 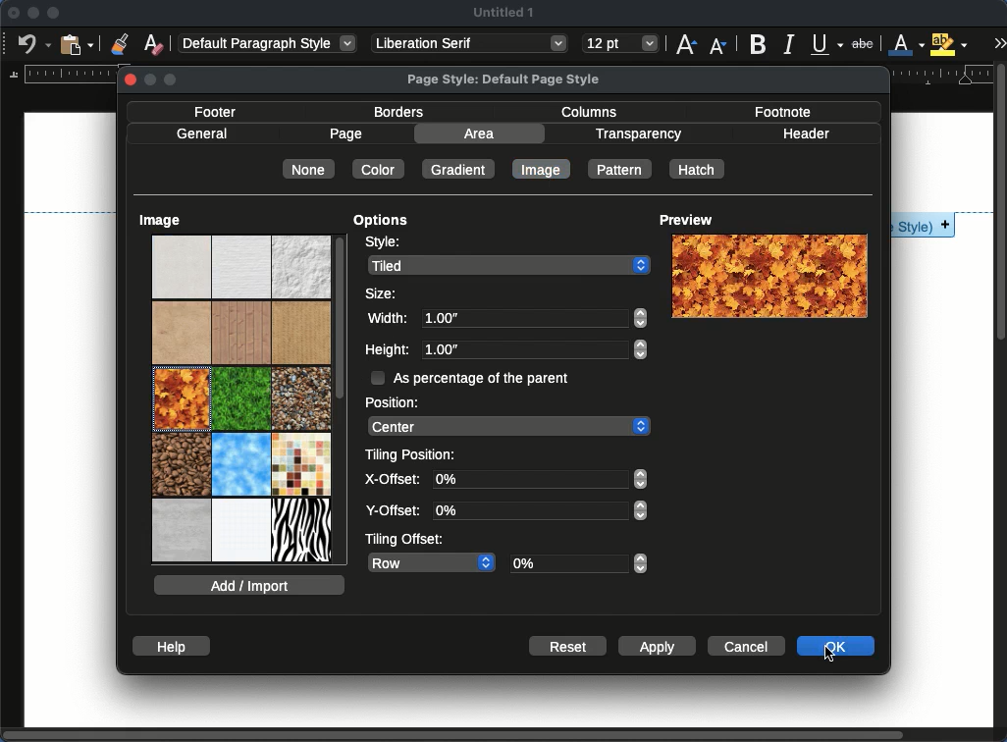 What do you see at coordinates (132, 80) in the screenshot?
I see `Close` at bounding box center [132, 80].